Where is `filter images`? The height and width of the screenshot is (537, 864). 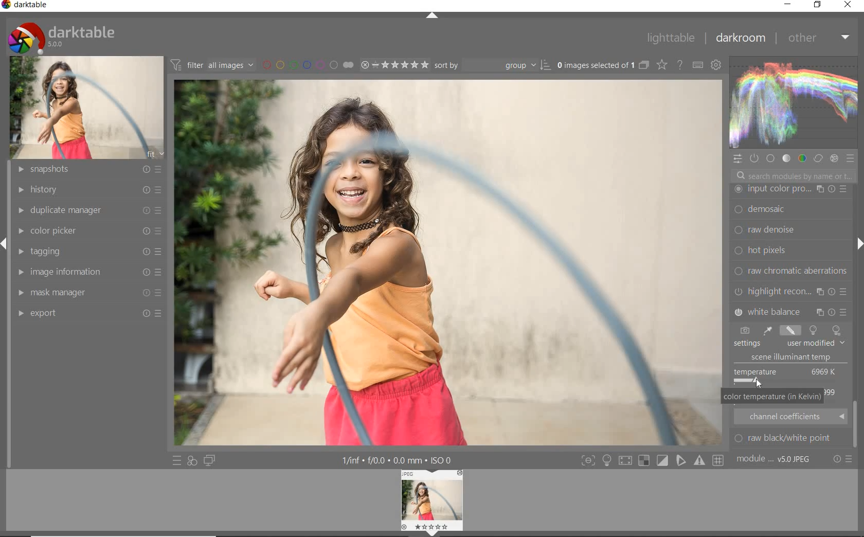 filter images is located at coordinates (212, 65).